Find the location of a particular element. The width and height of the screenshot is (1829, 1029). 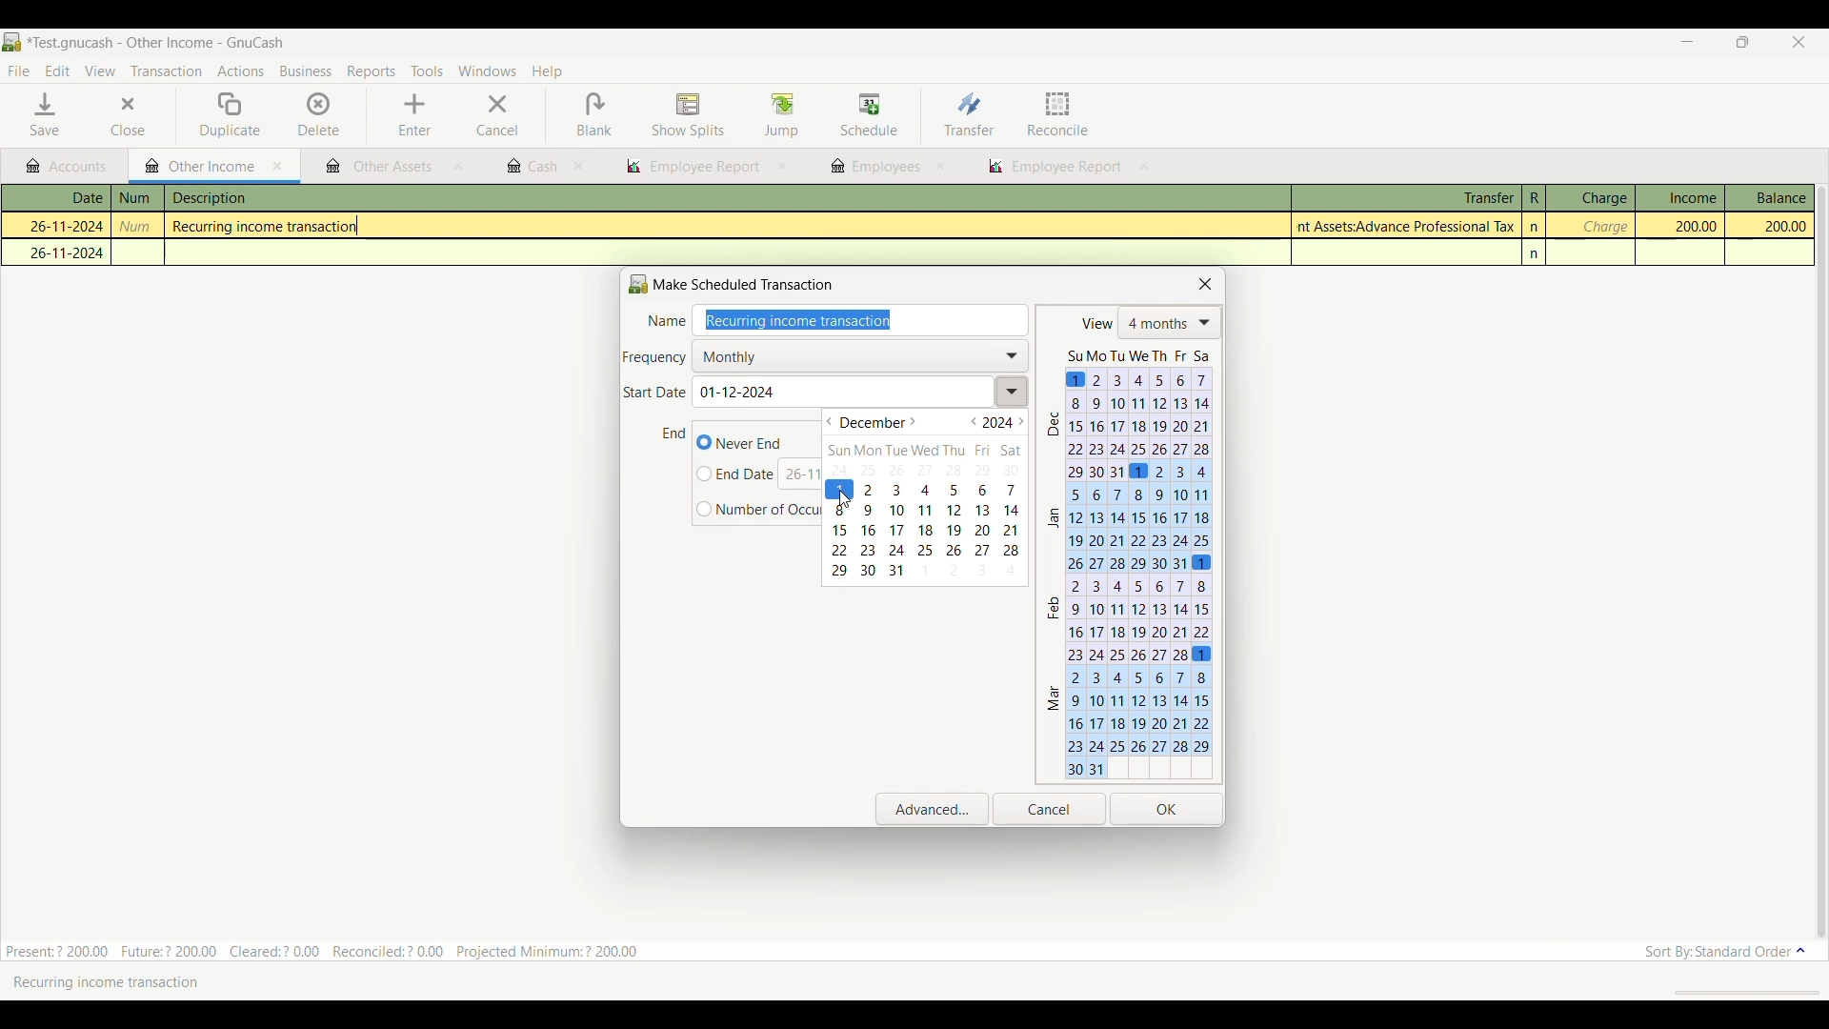

Go to previous year is located at coordinates (975, 421).